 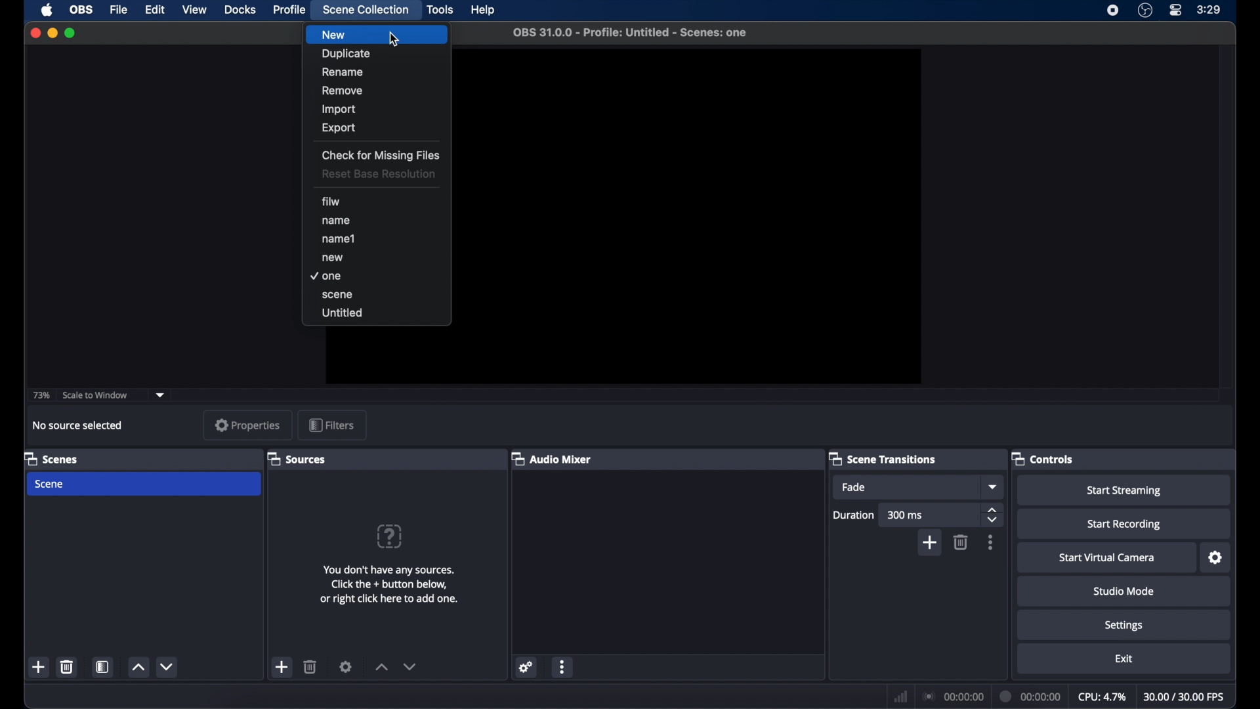 What do you see at coordinates (52, 33) in the screenshot?
I see `minimize` at bounding box center [52, 33].